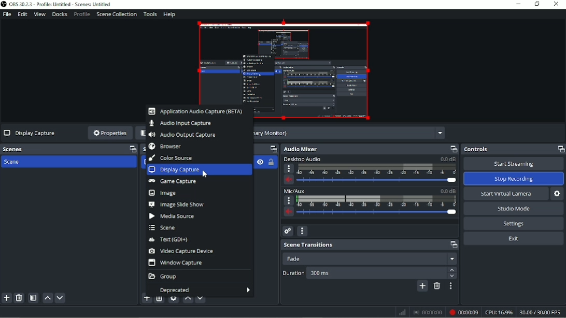 The image size is (566, 318). What do you see at coordinates (200, 170) in the screenshot?
I see `Display capture` at bounding box center [200, 170].